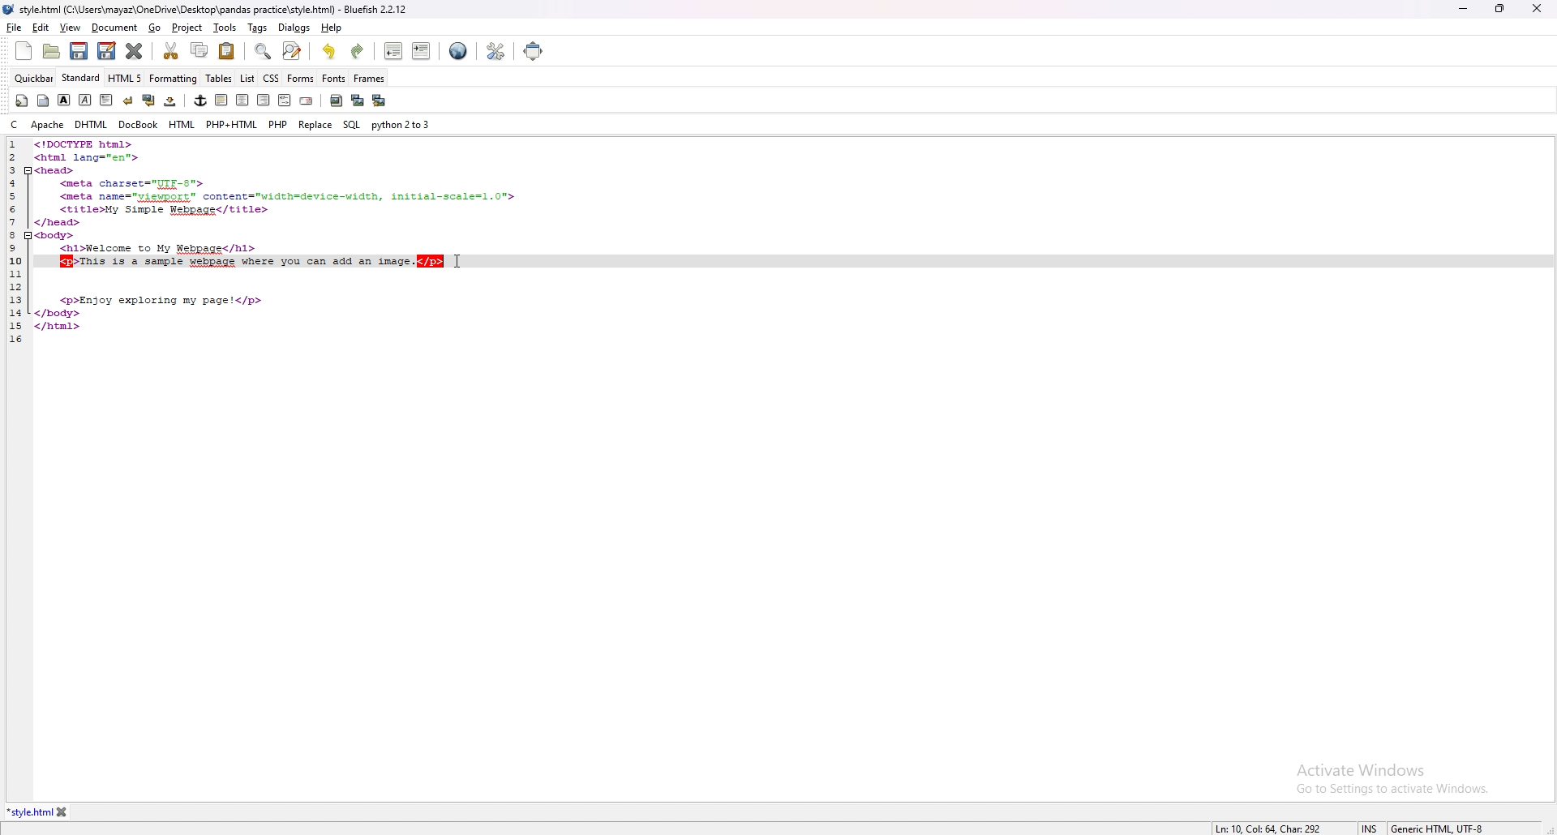 This screenshot has width=1557, height=835. Describe the element at coordinates (216, 10) in the screenshot. I see `style.htm| (C:A\Users\mayaz\OneDrive\Desktop\pandas practice\style.html) - Bluefish 2.2.12` at that location.